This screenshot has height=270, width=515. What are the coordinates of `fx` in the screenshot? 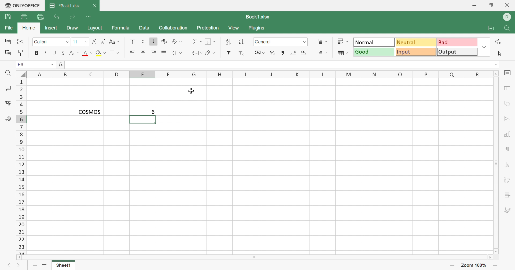 It's located at (61, 65).